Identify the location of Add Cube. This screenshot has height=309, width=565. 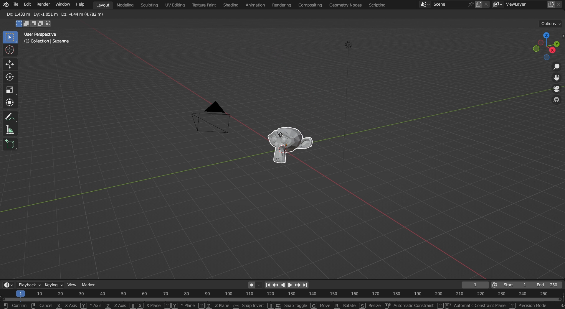
(9, 144).